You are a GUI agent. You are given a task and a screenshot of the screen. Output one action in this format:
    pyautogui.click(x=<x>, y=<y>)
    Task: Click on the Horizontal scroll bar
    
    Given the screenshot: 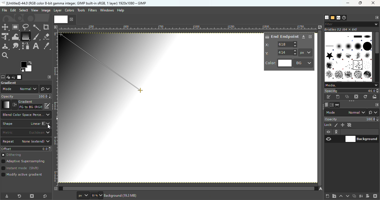 What is the action you would take?
    pyautogui.click(x=320, y=108)
    